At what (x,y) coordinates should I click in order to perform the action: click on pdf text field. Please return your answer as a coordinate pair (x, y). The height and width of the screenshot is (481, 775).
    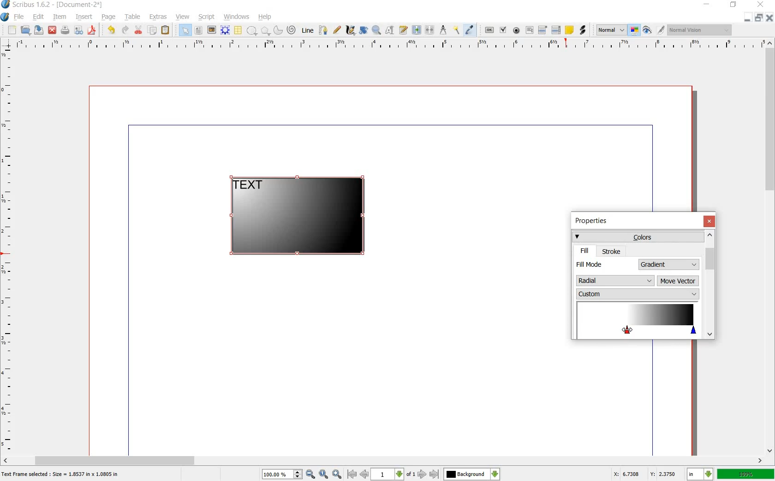
    Looking at the image, I should click on (529, 30).